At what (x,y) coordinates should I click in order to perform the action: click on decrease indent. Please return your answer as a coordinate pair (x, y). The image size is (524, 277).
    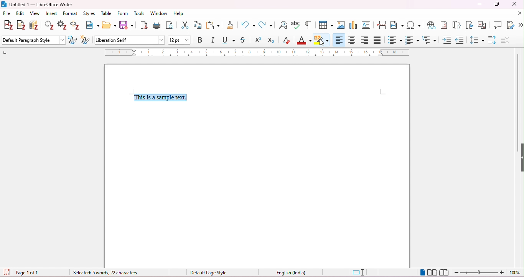
    Looking at the image, I should click on (460, 40).